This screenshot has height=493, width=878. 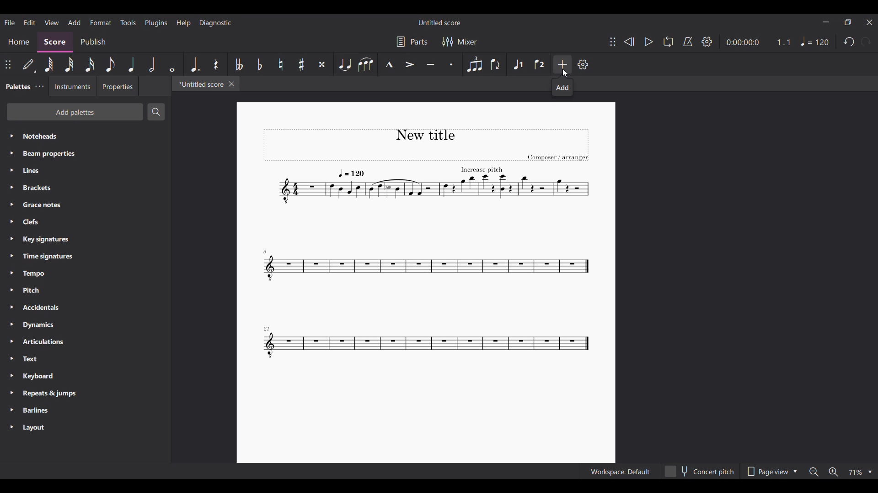 What do you see at coordinates (259, 64) in the screenshot?
I see `Toggle flat` at bounding box center [259, 64].